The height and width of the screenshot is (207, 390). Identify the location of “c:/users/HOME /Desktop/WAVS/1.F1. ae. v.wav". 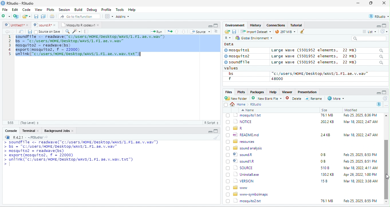
(320, 73).